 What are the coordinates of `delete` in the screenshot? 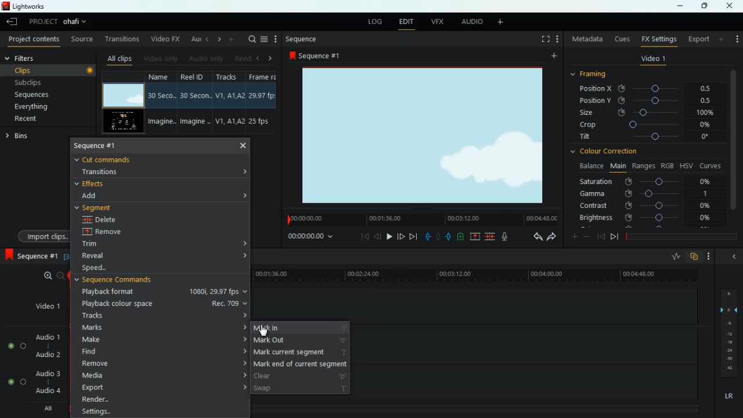 It's located at (100, 221).